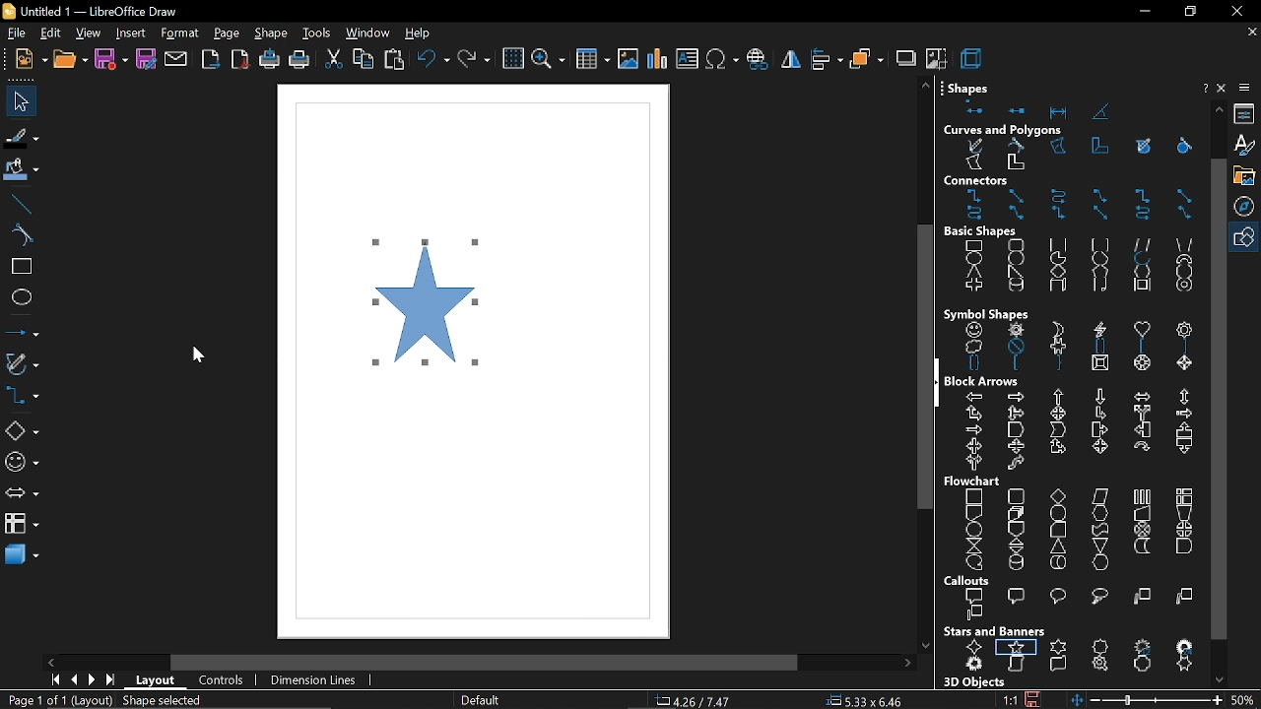 The height and width of the screenshot is (709, 1261). Describe the element at coordinates (906, 60) in the screenshot. I see `shadow` at that location.